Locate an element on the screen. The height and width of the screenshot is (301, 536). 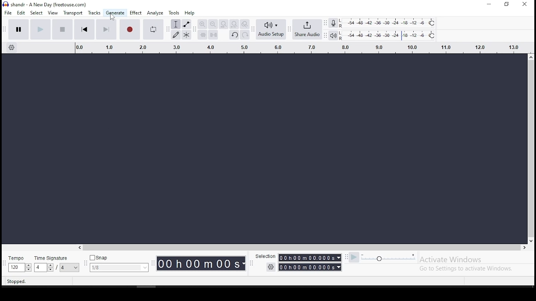
record meter is located at coordinates (333, 23).